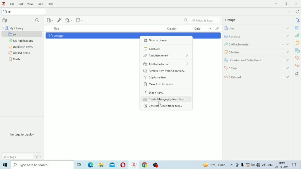  What do you see at coordinates (264, 165) in the screenshot?
I see `Speakers` at bounding box center [264, 165].